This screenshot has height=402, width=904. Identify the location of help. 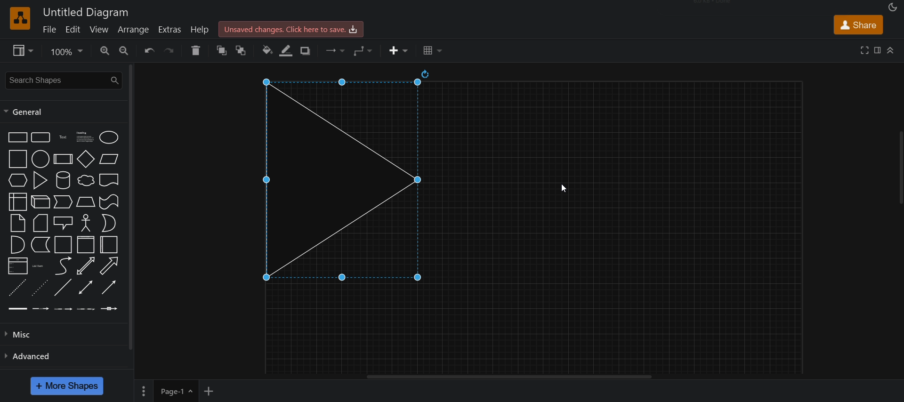
(204, 31).